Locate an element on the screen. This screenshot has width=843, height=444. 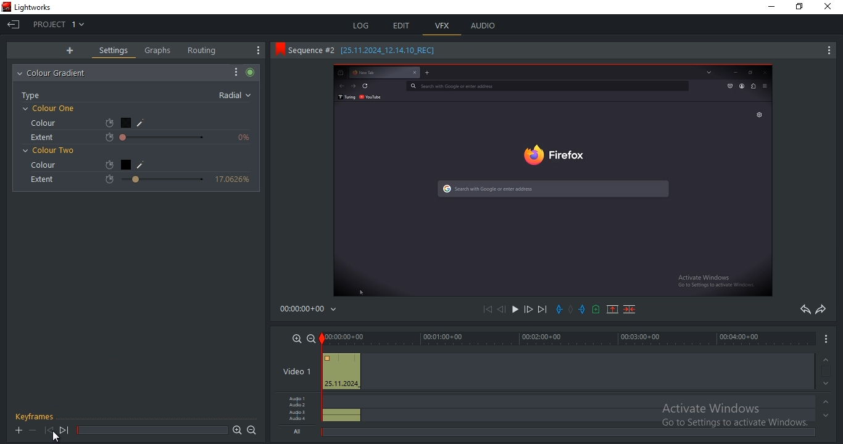
jump to next frame is located at coordinates (64, 430).